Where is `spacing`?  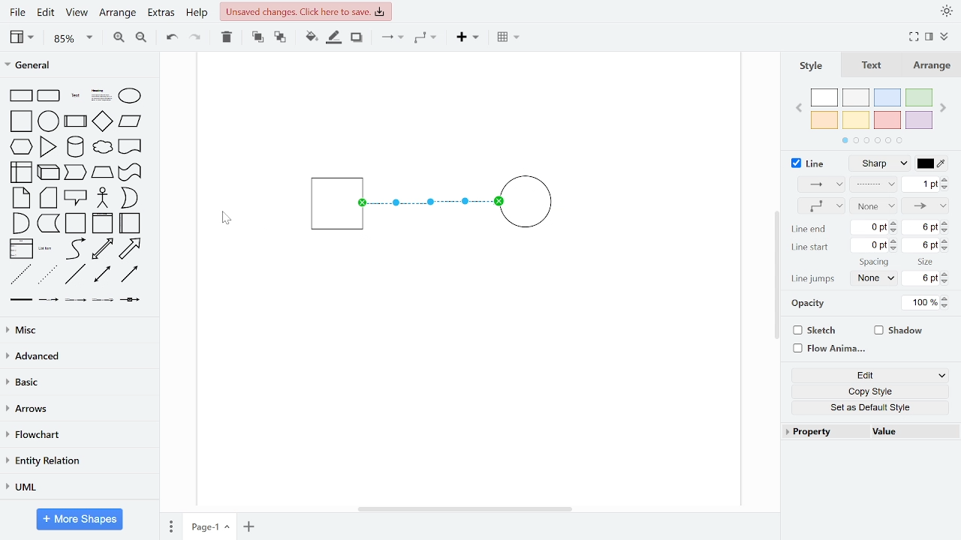 spacing is located at coordinates (875, 262).